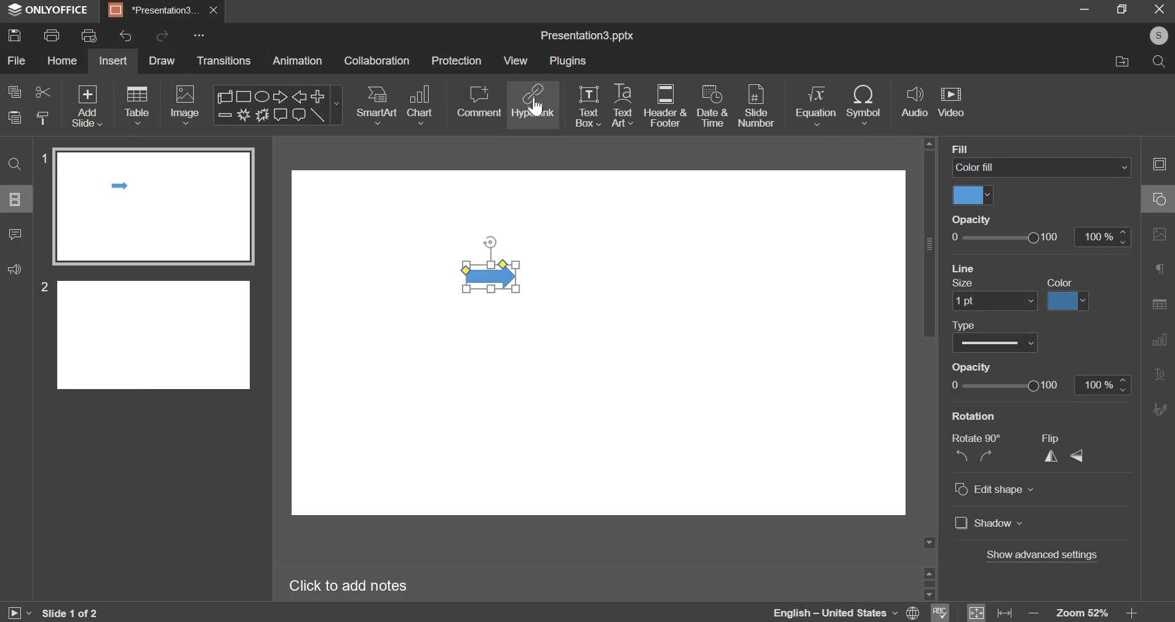 The width and height of the screenshot is (1175, 622). I want to click on save, so click(15, 34).